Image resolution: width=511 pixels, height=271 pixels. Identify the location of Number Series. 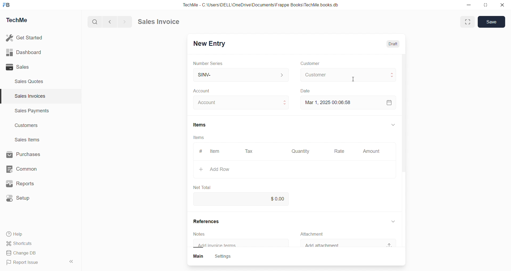
(212, 64).